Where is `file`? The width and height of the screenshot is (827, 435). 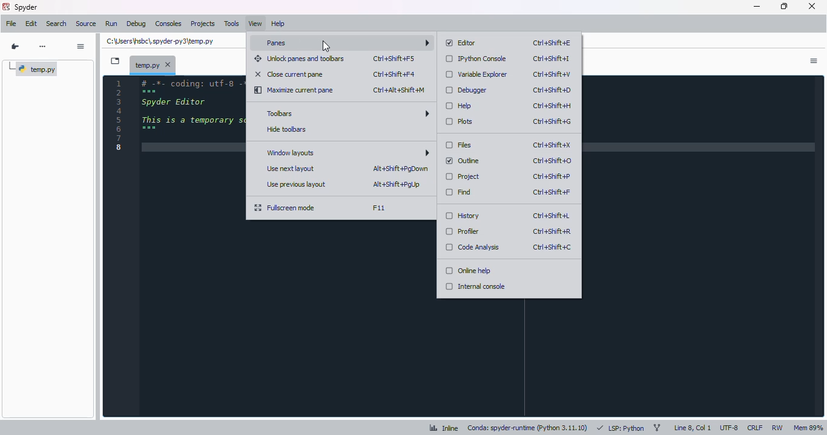
file is located at coordinates (12, 24).